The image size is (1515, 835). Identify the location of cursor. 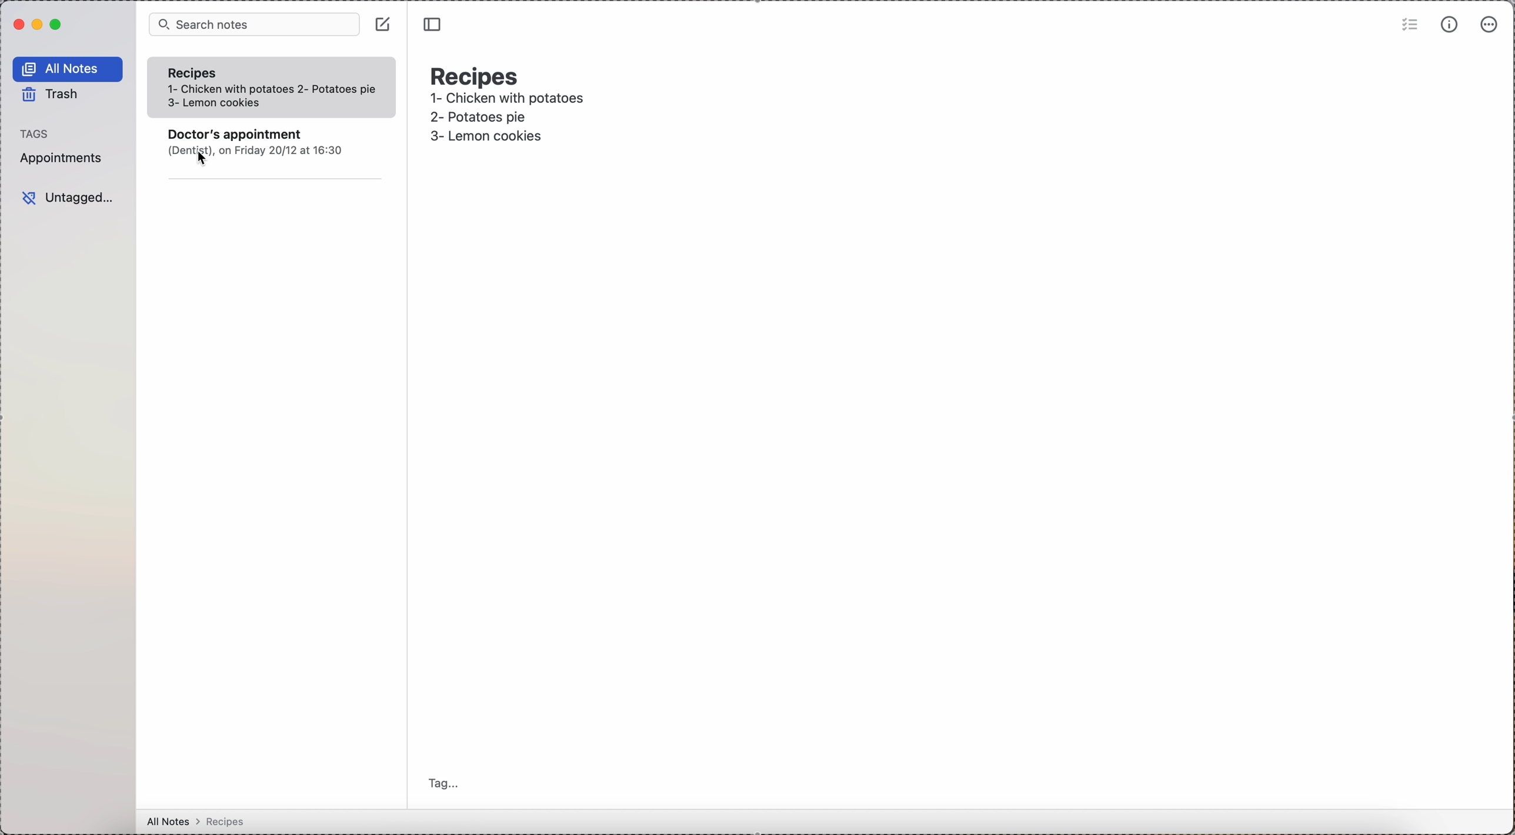
(199, 160).